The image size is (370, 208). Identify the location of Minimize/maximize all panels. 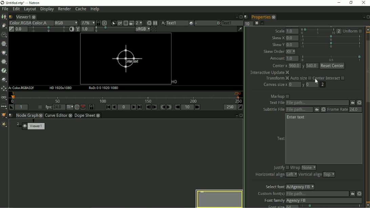
(263, 23).